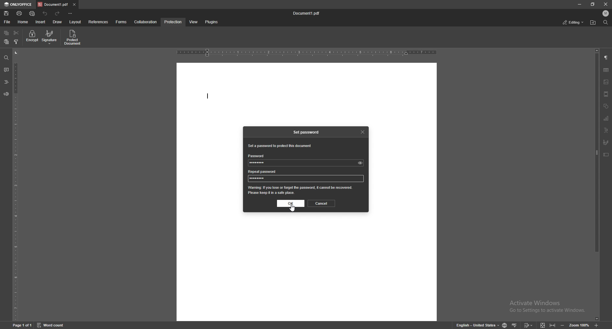 The width and height of the screenshot is (612, 329). I want to click on warning message, so click(301, 190).